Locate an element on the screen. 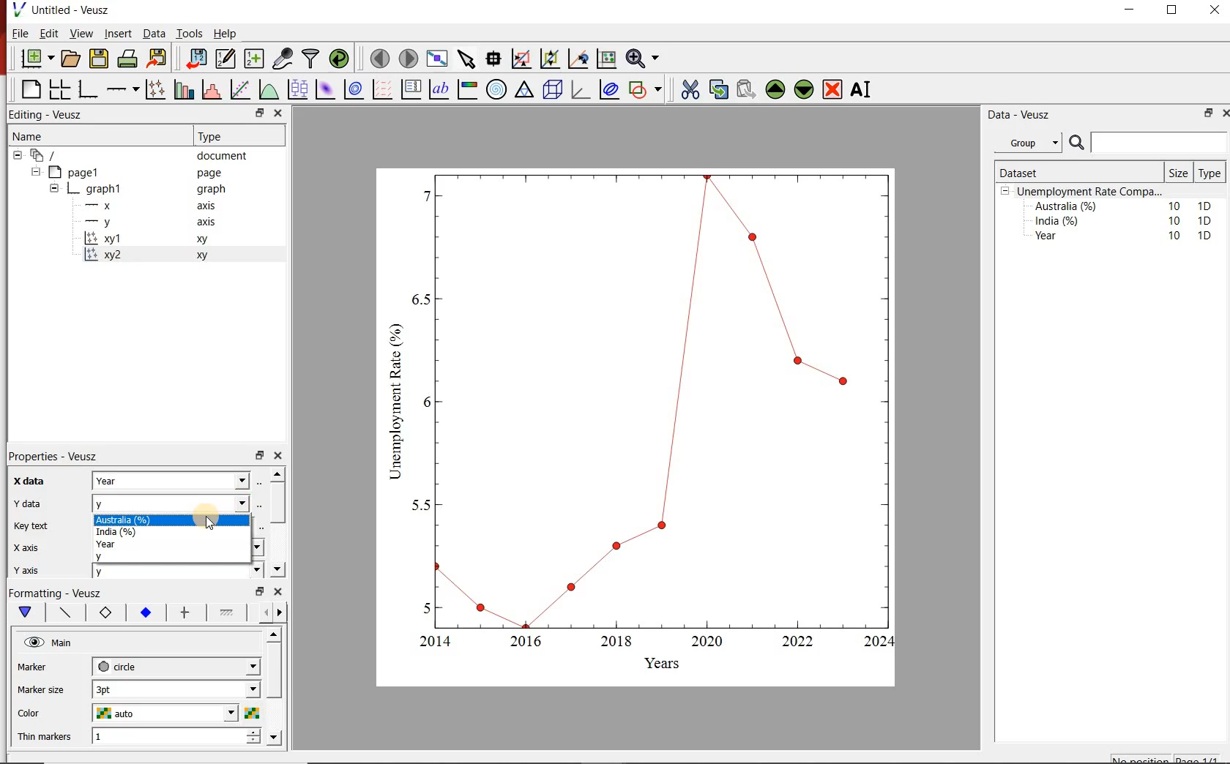  Unemployment Rate Compa... is located at coordinates (1091, 192).